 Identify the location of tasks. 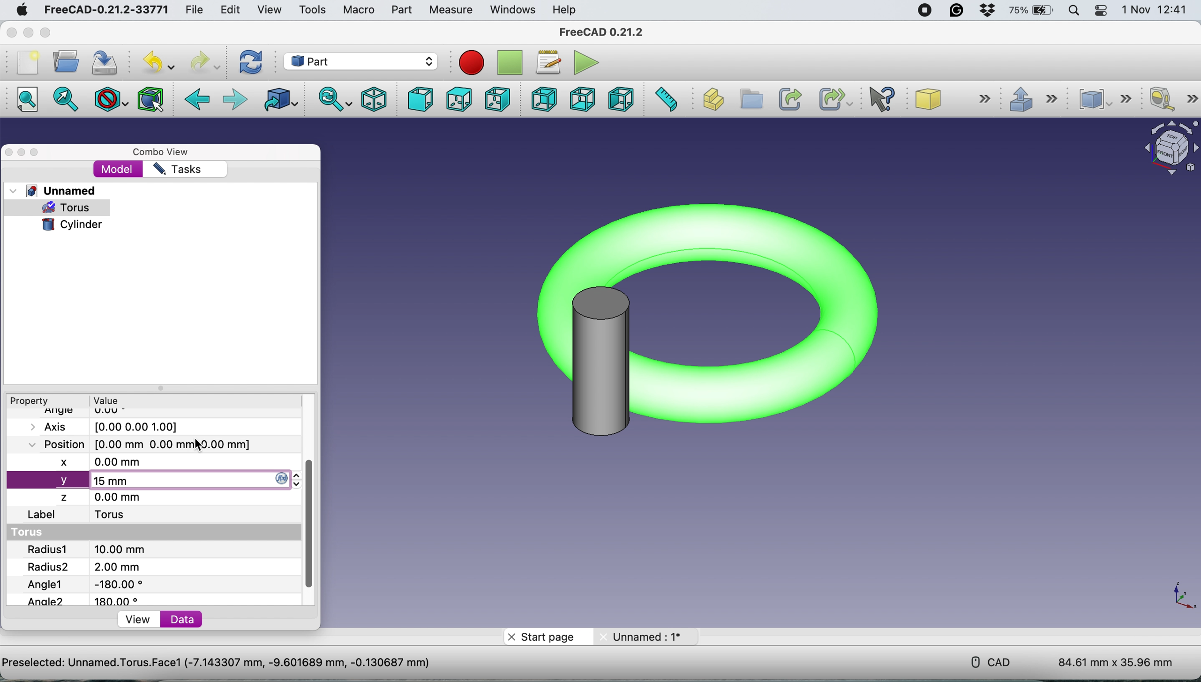
(177, 170).